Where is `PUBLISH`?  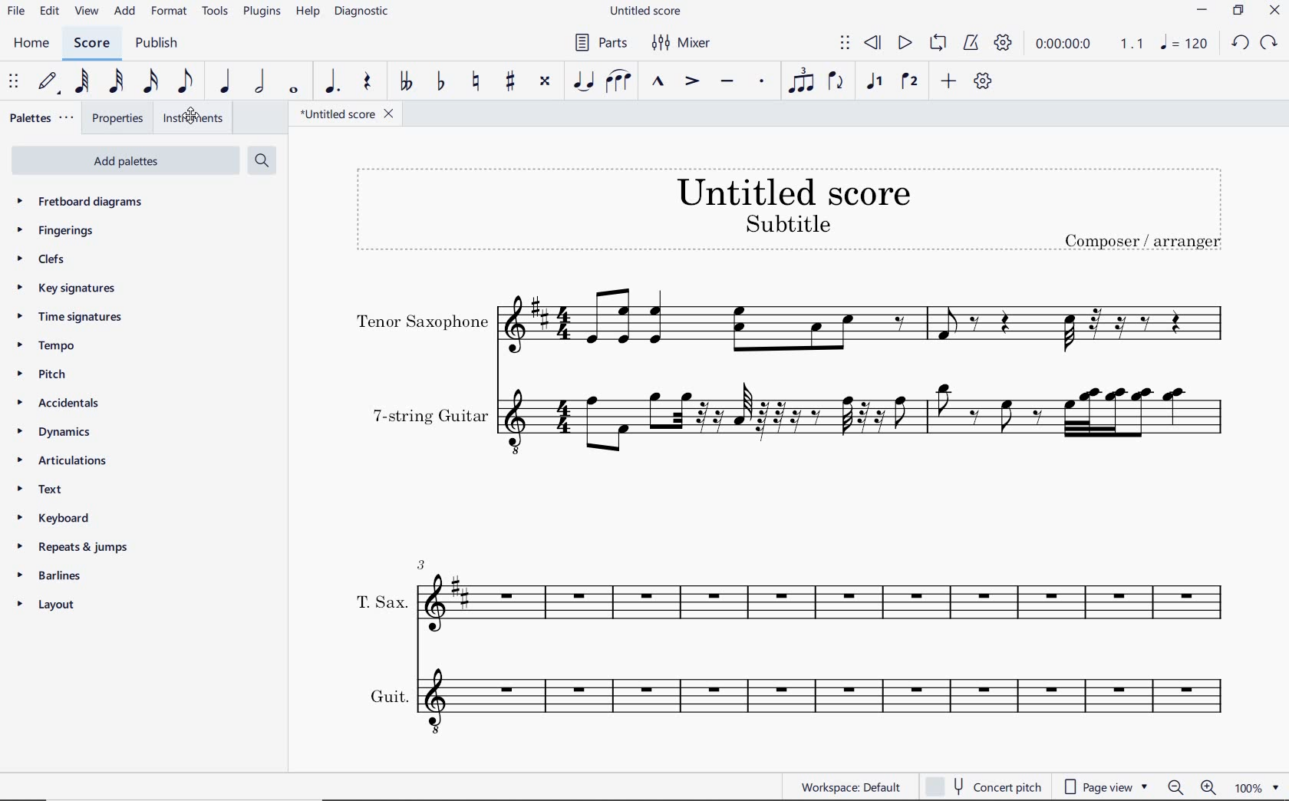 PUBLISH is located at coordinates (154, 44).